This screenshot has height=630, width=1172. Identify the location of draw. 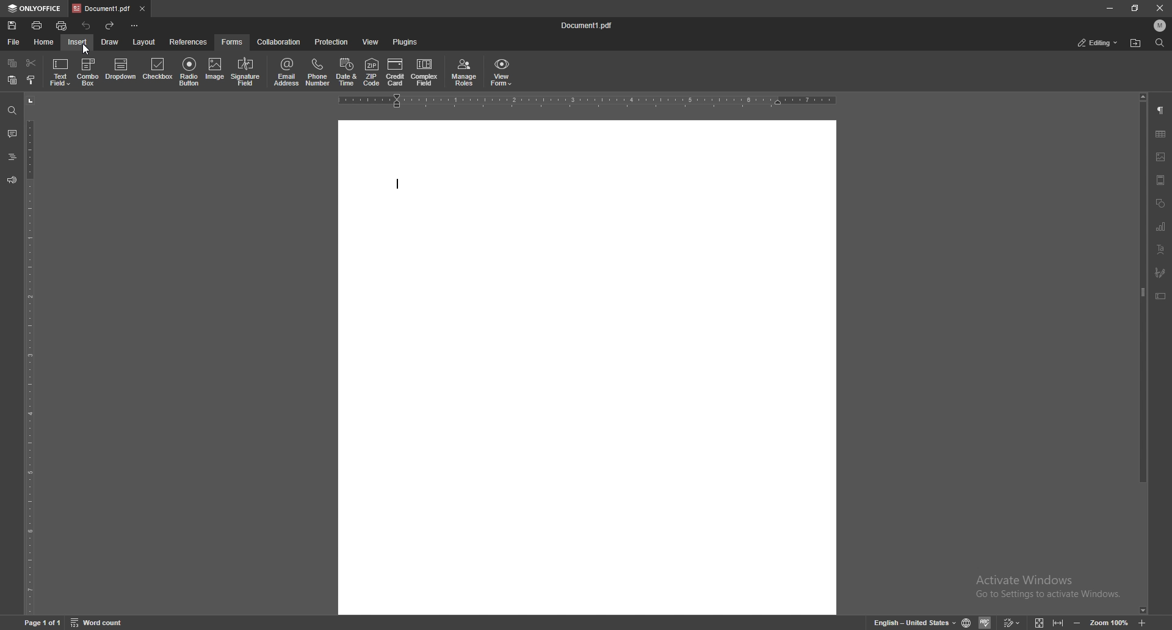
(110, 42).